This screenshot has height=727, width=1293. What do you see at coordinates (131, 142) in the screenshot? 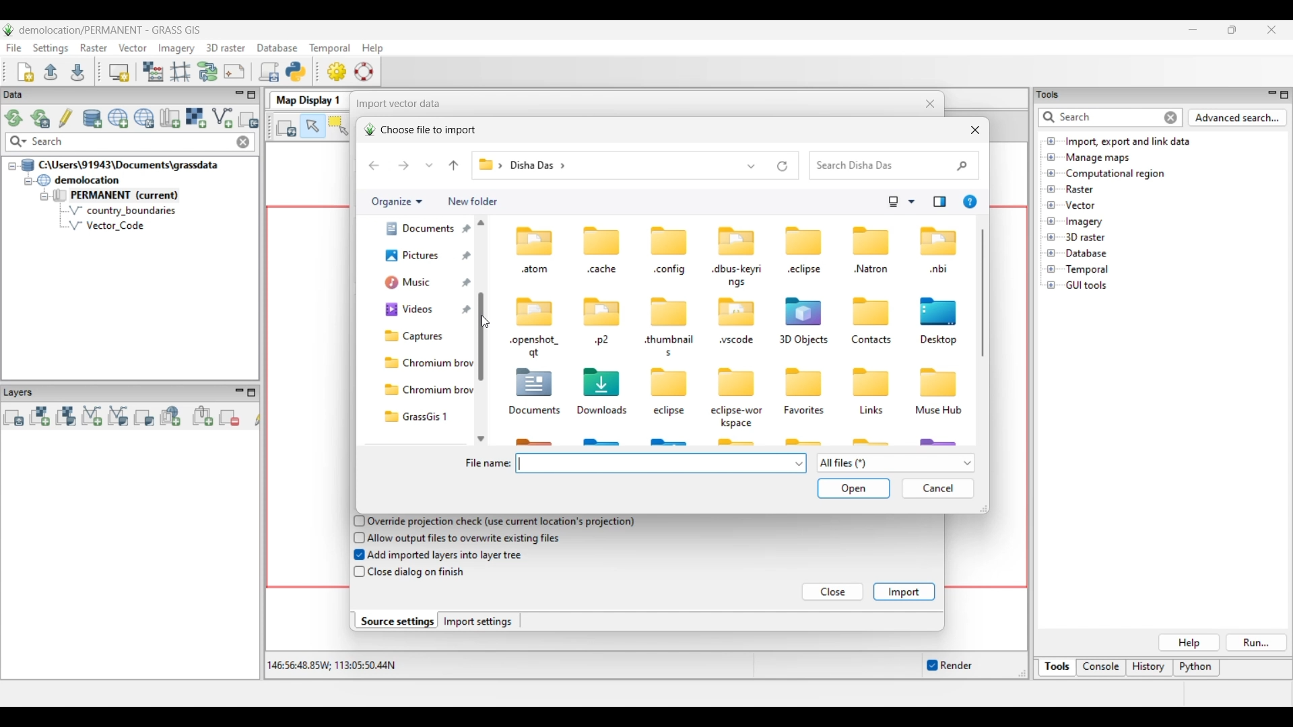
I see `Type in map for quick search` at bounding box center [131, 142].